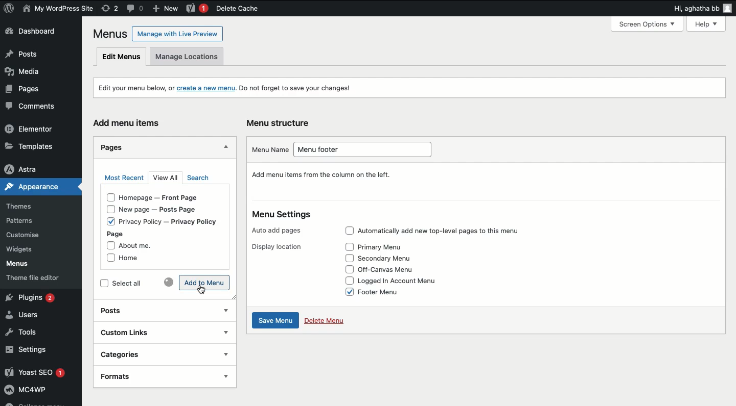 The image size is (736, 406). Describe the element at coordinates (135, 8) in the screenshot. I see `Comment` at that location.